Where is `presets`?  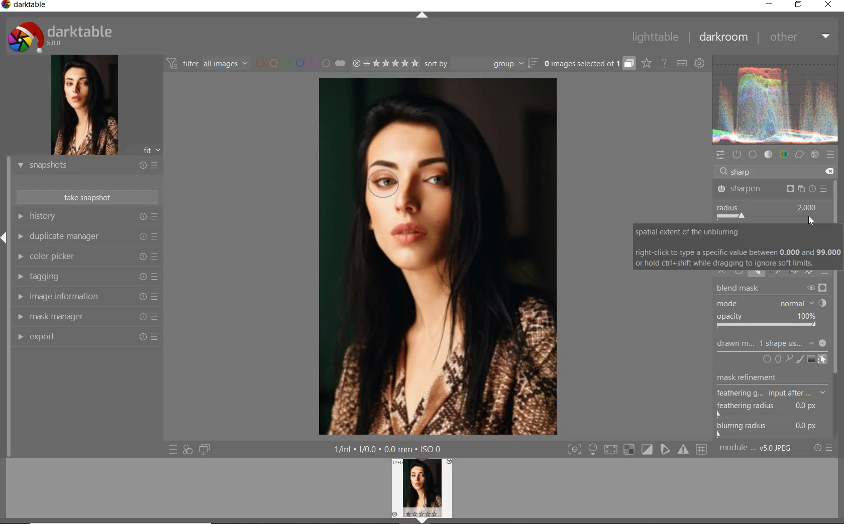 presets is located at coordinates (832, 156).